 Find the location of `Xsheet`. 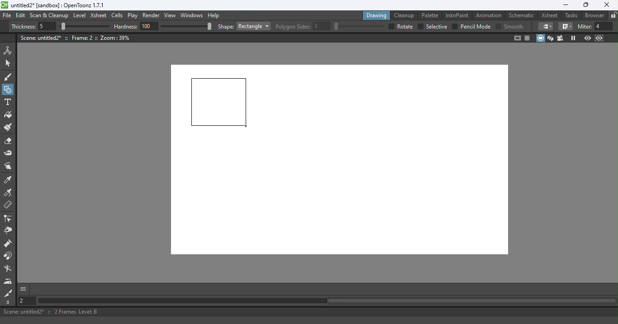

Xsheet is located at coordinates (100, 16).